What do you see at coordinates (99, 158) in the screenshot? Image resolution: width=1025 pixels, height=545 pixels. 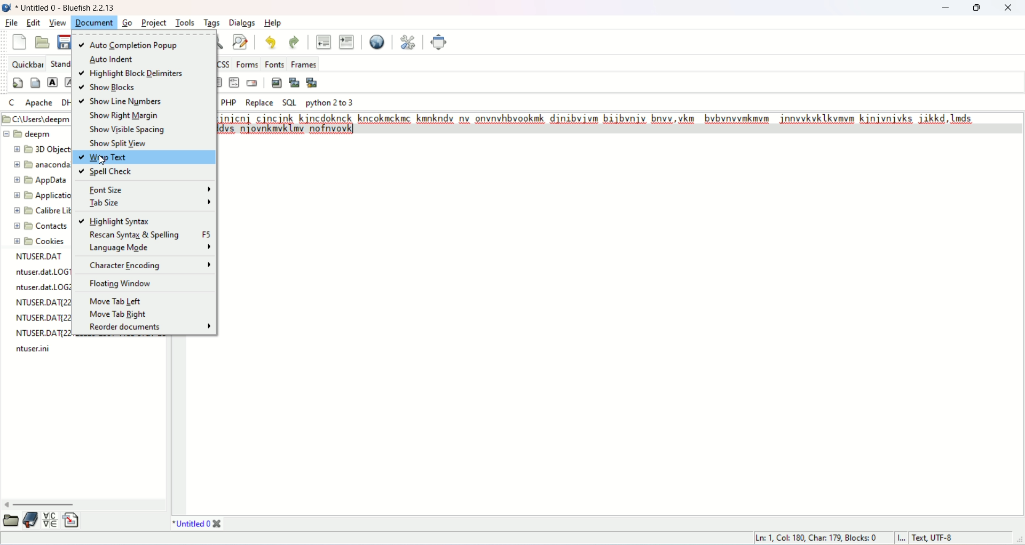 I see `Cursor on Wrap Text` at bounding box center [99, 158].